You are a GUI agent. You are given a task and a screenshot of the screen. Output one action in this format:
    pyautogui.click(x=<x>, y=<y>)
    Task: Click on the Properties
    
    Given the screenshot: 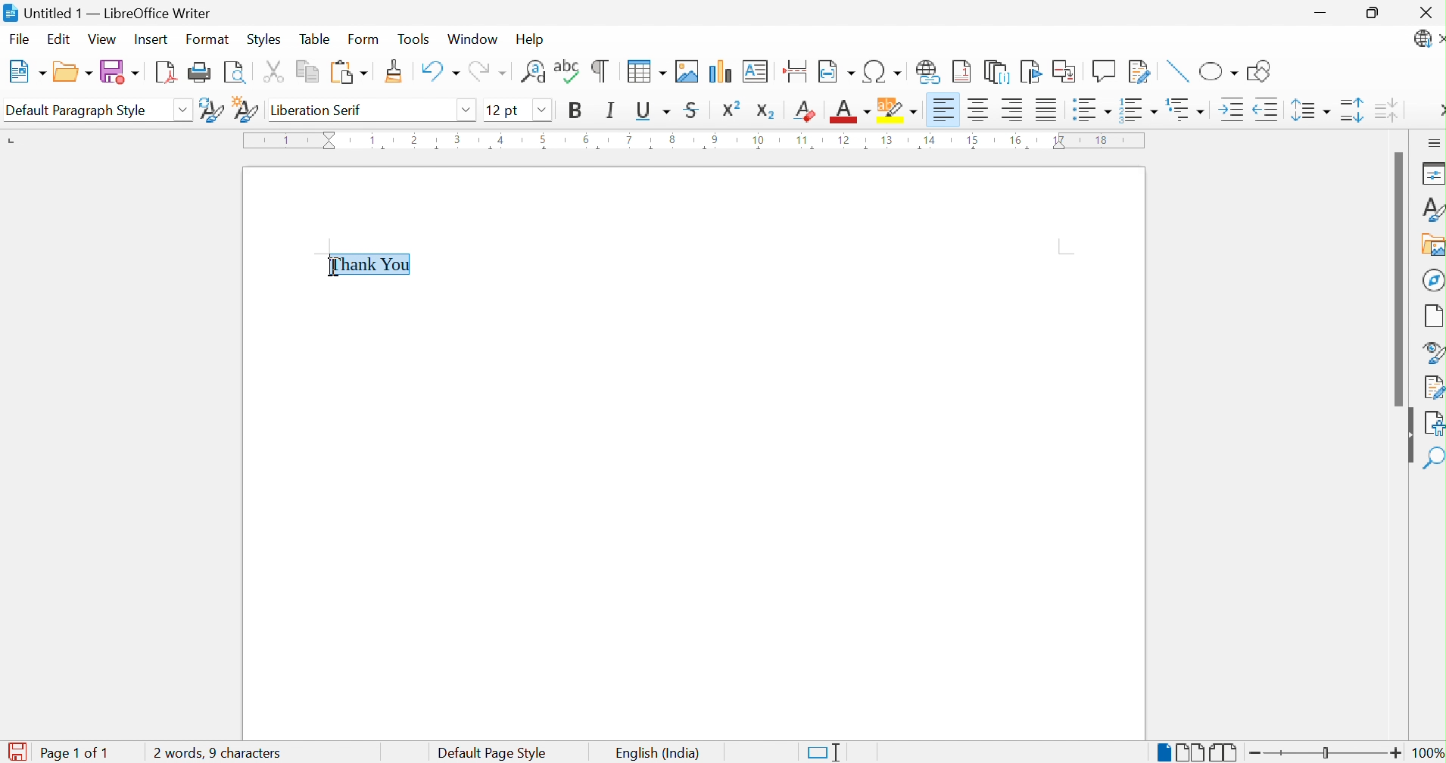 What is the action you would take?
    pyautogui.click(x=1431, y=174)
    